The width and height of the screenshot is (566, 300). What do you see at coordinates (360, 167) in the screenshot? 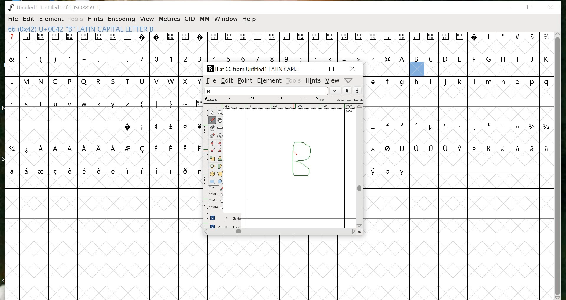
I see `scrollbar` at bounding box center [360, 167].